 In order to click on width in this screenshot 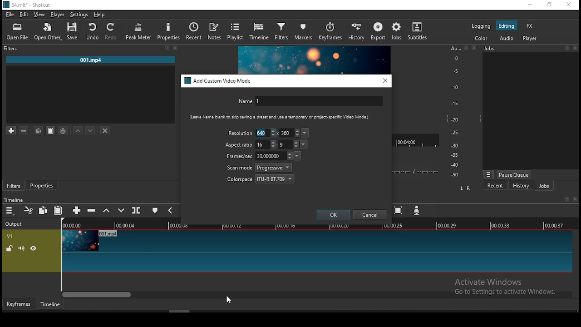, I will do `click(266, 133)`.